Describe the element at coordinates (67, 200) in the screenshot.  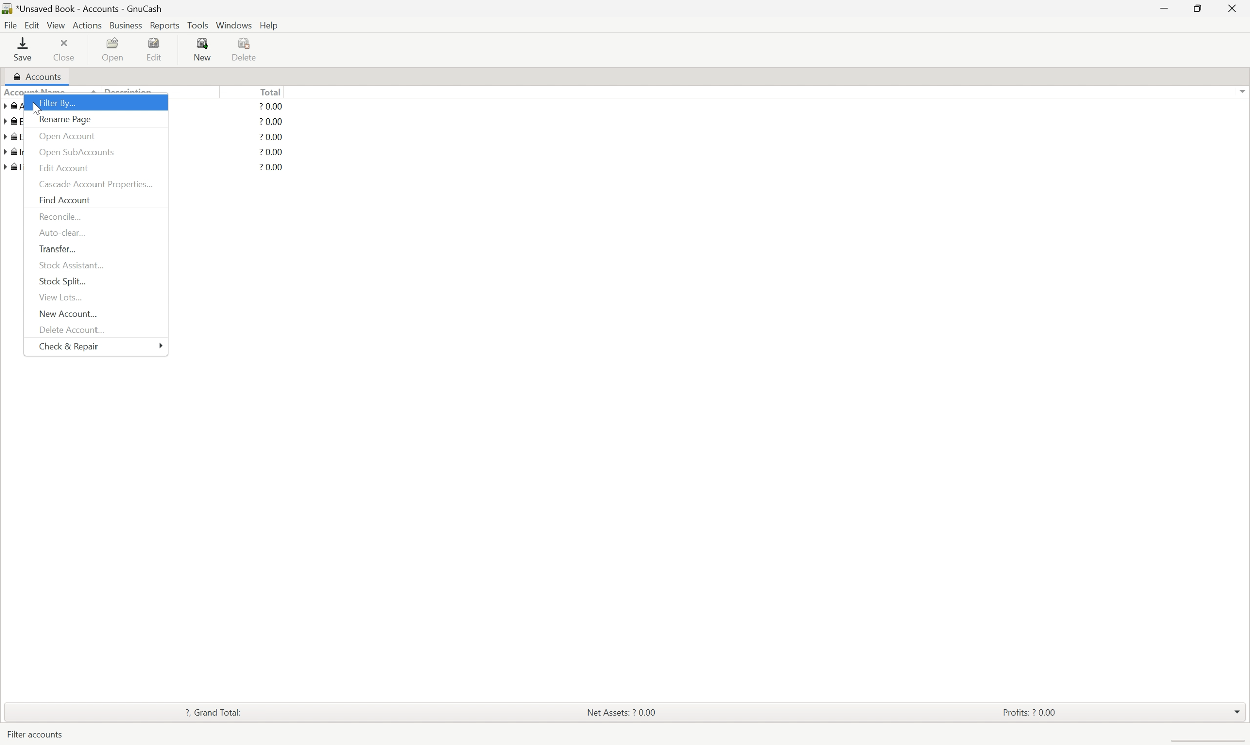
I see `Find Account` at that location.